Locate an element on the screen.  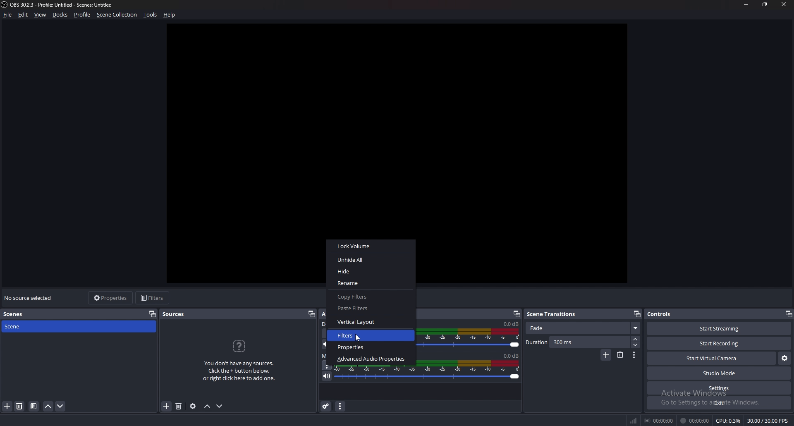
virtual camera settings is located at coordinates (784, 358).